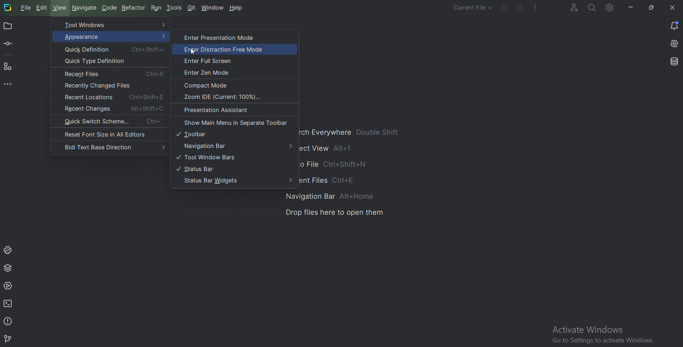 Image resolution: width=683 pixels, height=347 pixels. Describe the element at coordinates (237, 8) in the screenshot. I see `Help` at that location.